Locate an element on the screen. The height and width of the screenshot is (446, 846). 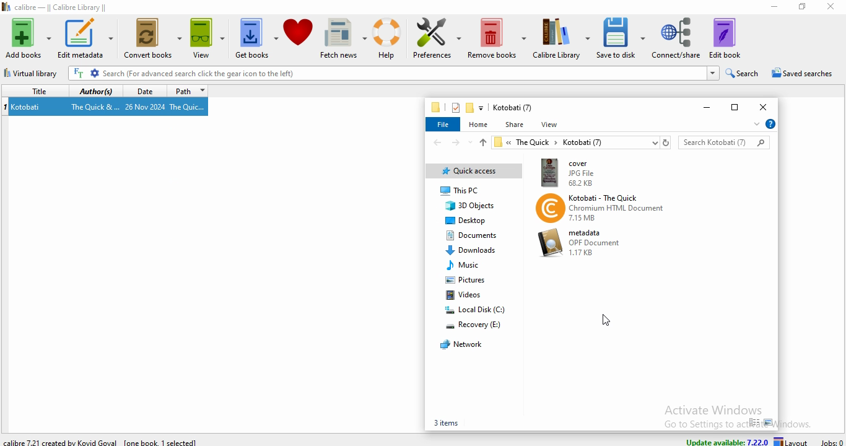
help is located at coordinates (386, 38).